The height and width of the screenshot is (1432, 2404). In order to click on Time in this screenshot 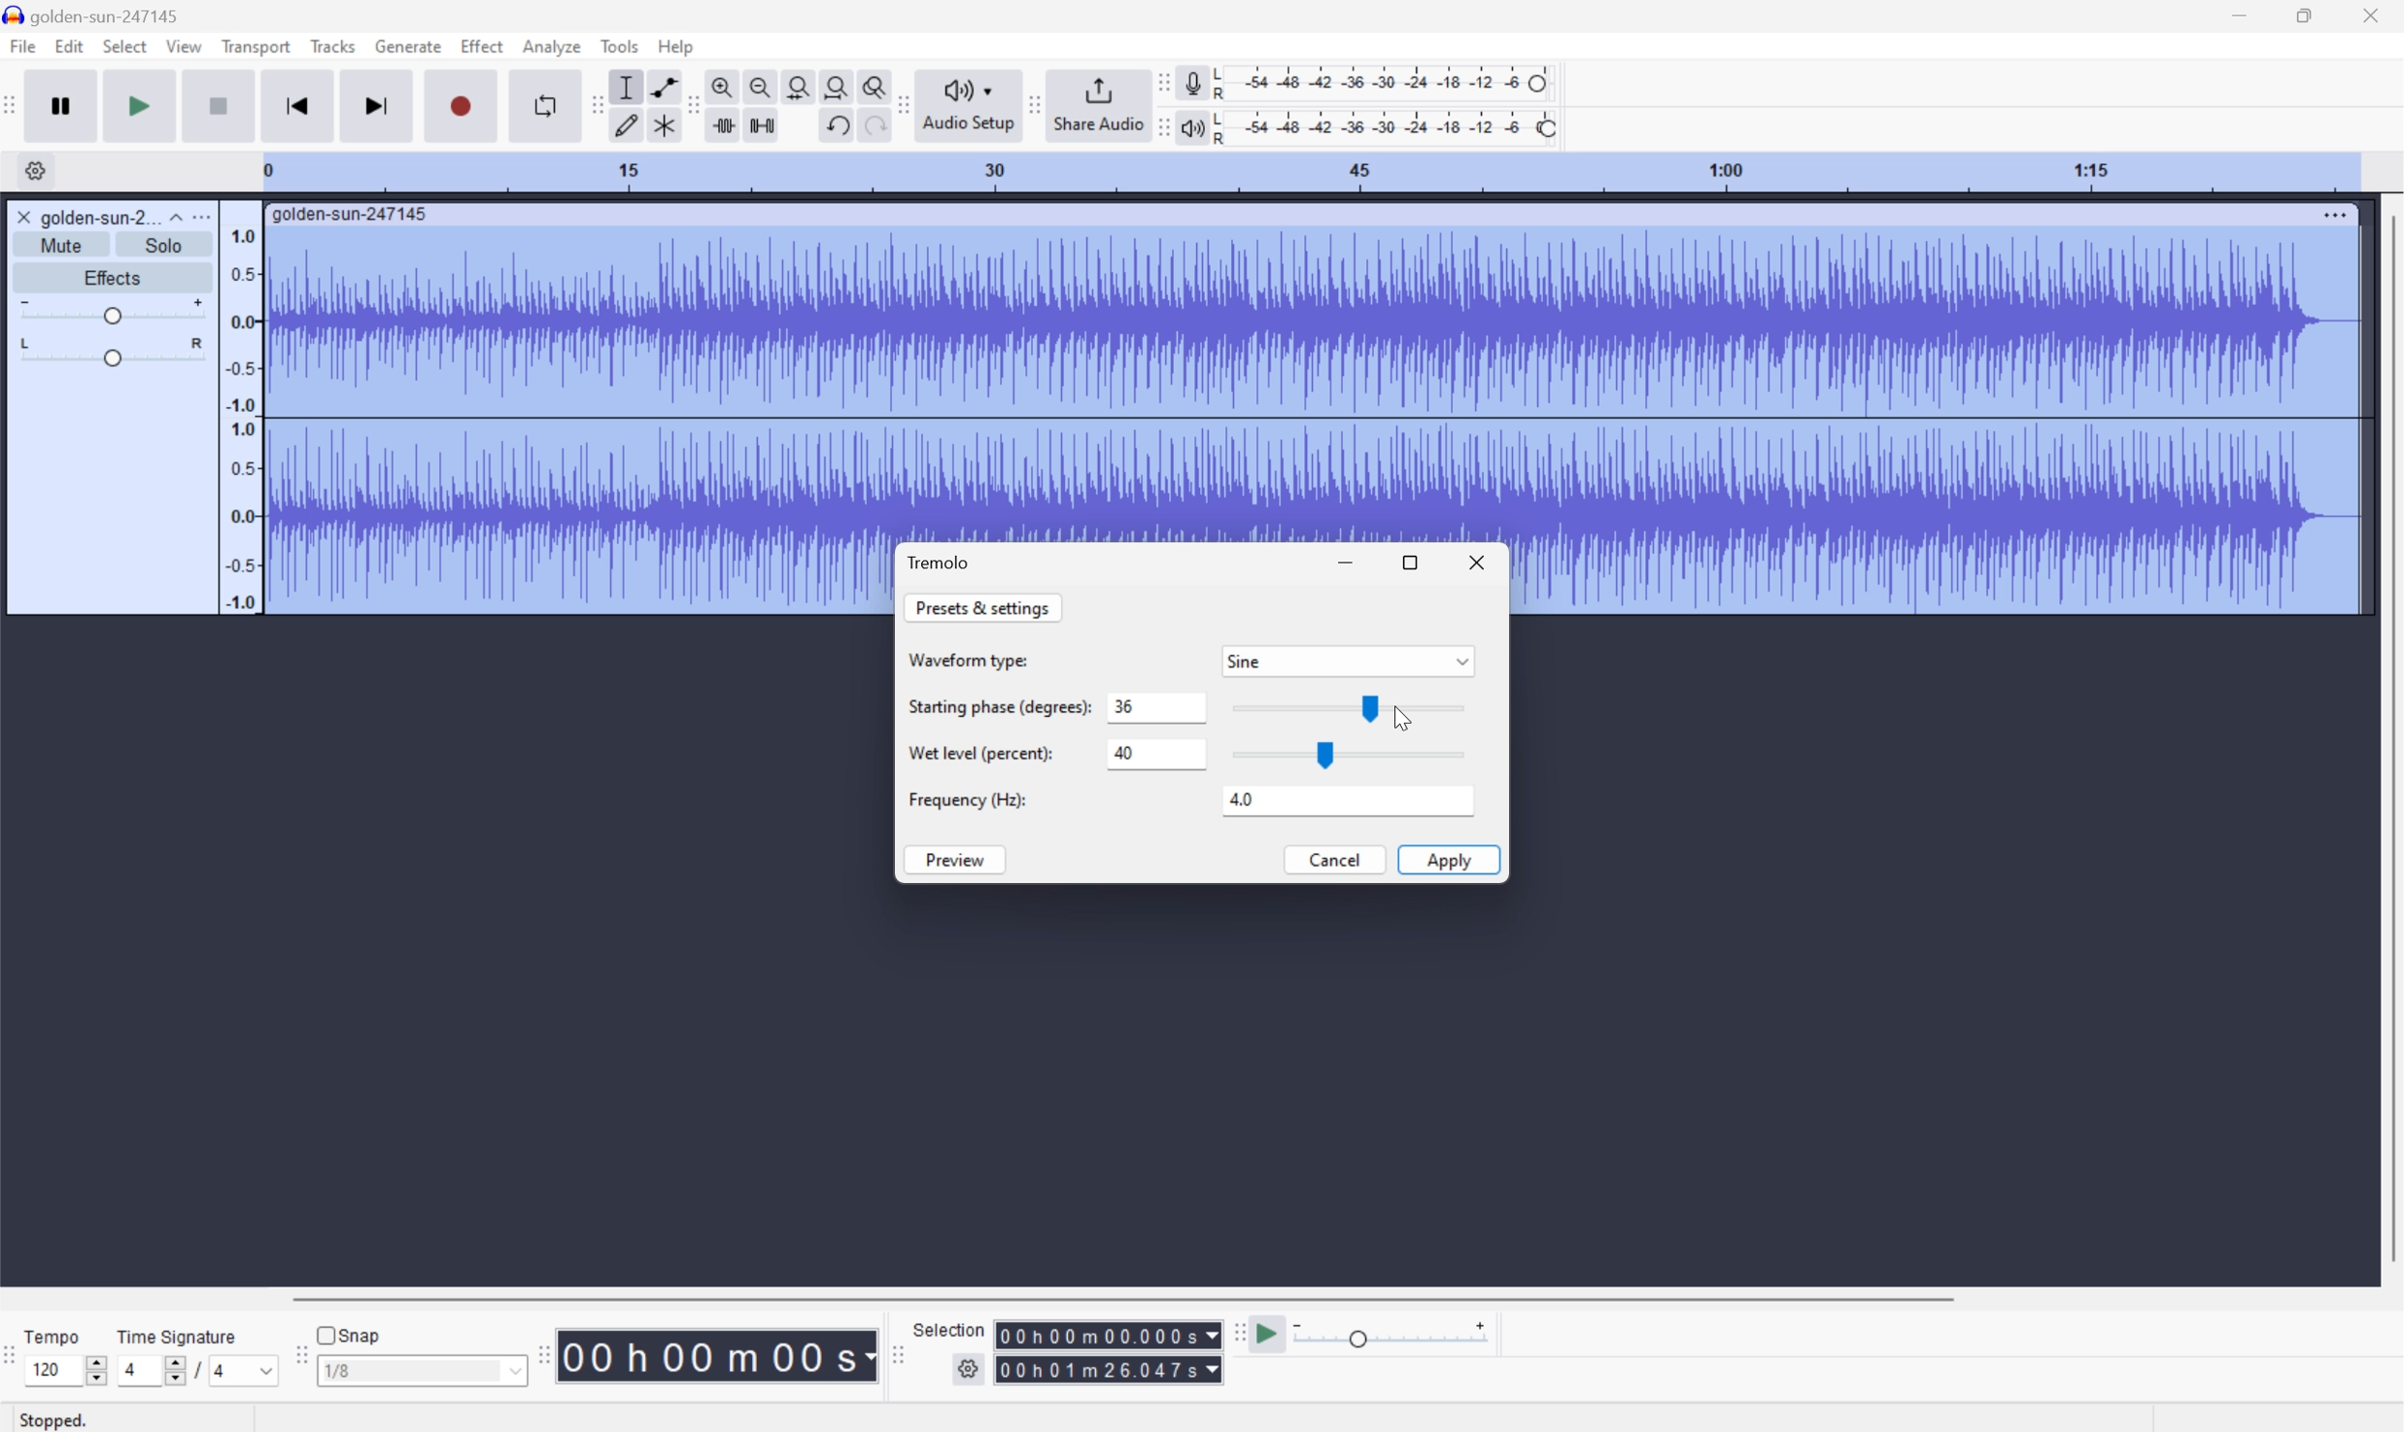, I will do `click(718, 1354)`.